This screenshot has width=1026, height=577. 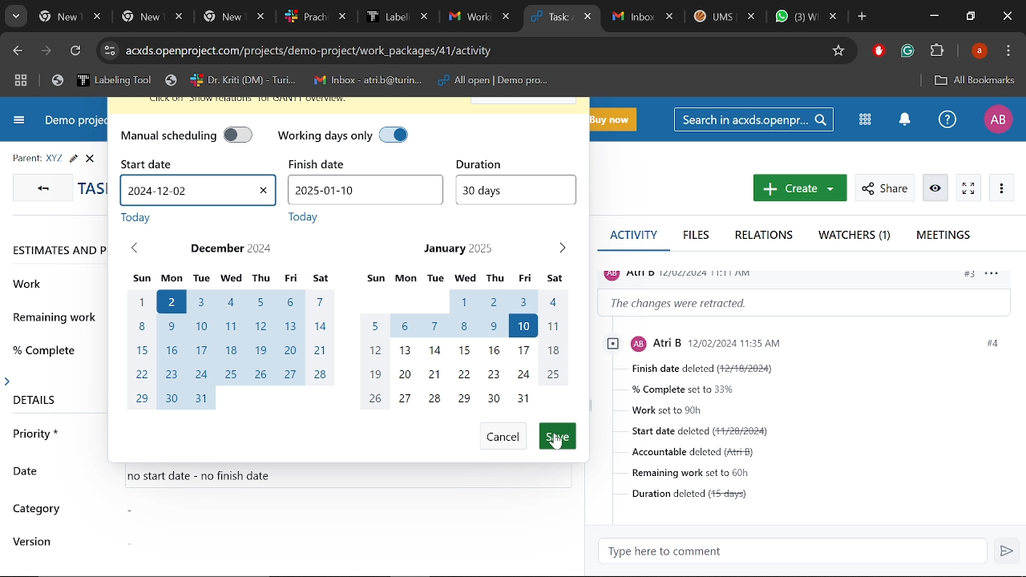 What do you see at coordinates (1010, 51) in the screenshot?
I see `Control and customize chrome` at bounding box center [1010, 51].